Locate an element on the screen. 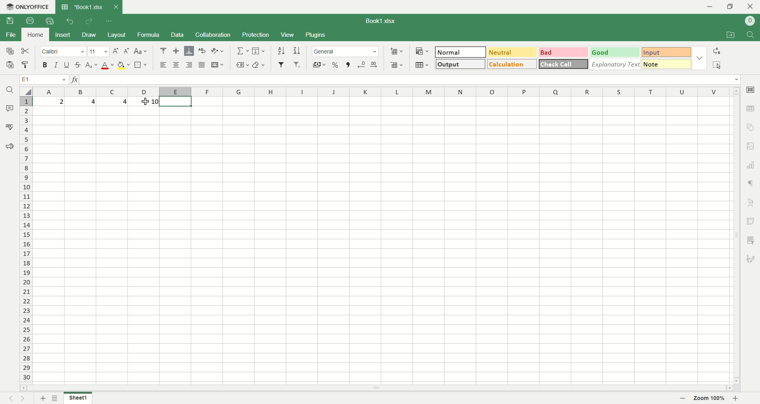  vertical scroll bar is located at coordinates (737, 239).